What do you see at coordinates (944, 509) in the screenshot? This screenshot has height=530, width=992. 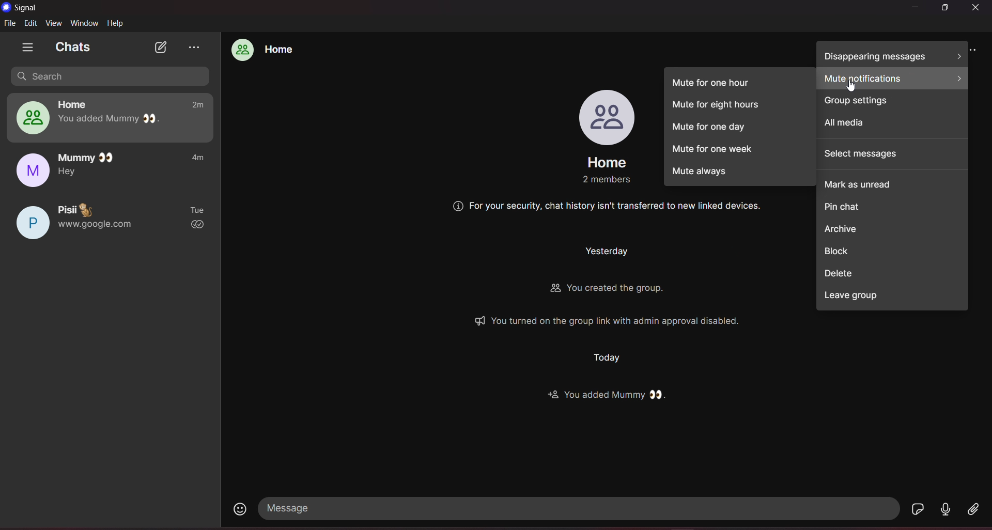 I see `voice message` at bounding box center [944, 509].